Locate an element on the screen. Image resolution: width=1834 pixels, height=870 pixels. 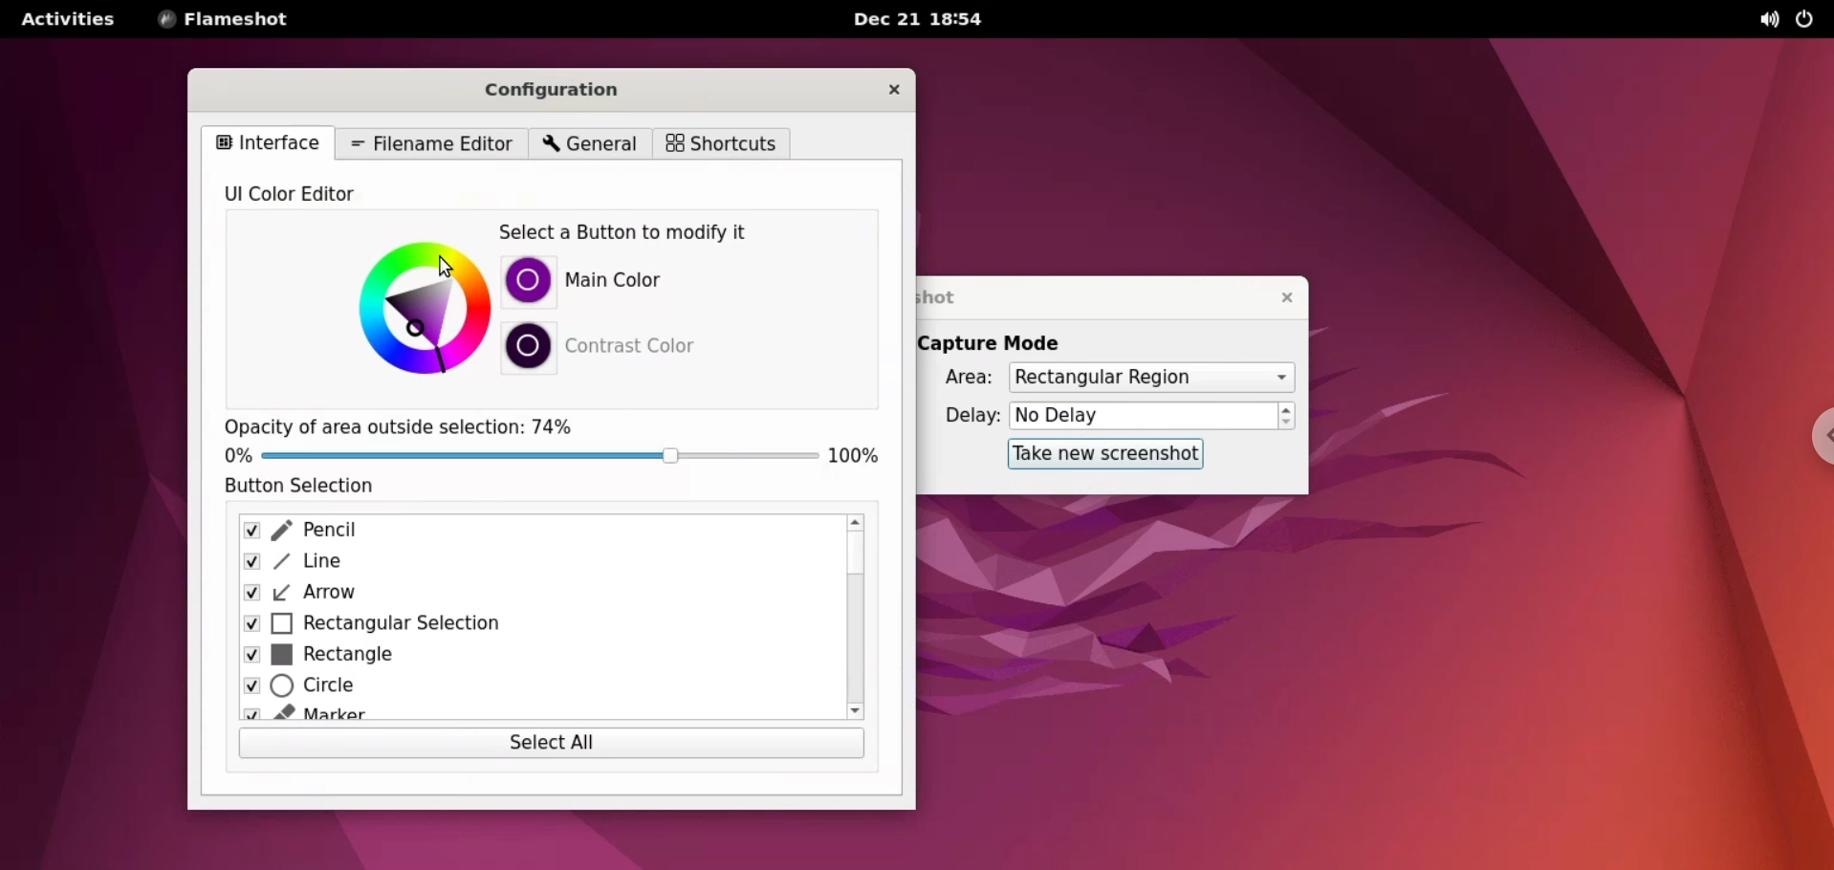
main color is located at coordinates (638, 278).